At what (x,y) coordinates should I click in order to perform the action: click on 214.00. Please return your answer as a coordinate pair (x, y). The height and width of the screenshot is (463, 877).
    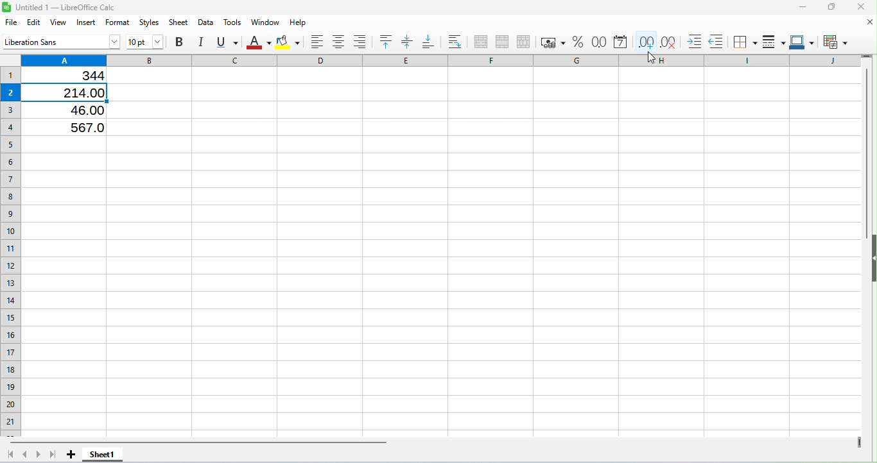
    Looking at the image, I should click on (76, 91).